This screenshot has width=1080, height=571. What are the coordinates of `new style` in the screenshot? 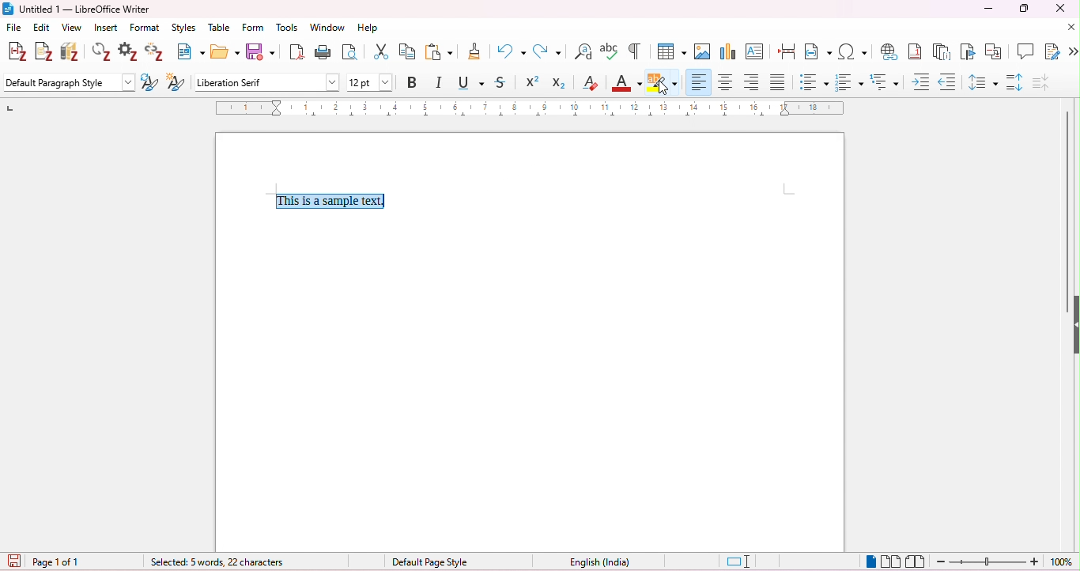 It's located at (177, 83).